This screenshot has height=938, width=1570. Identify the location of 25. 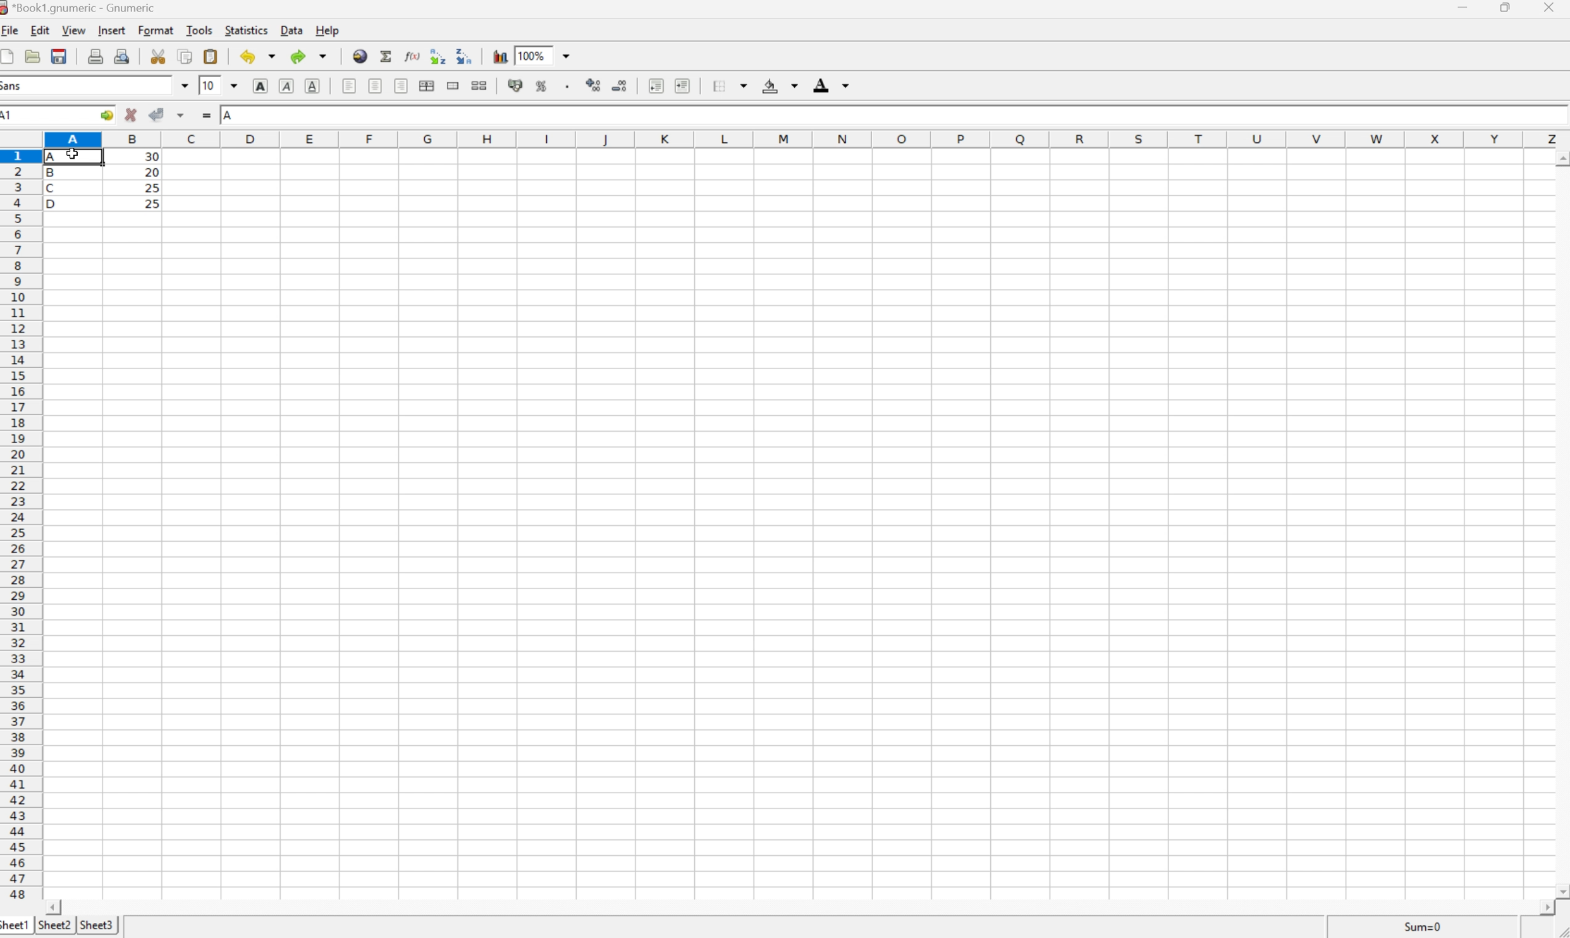
(154, 204).